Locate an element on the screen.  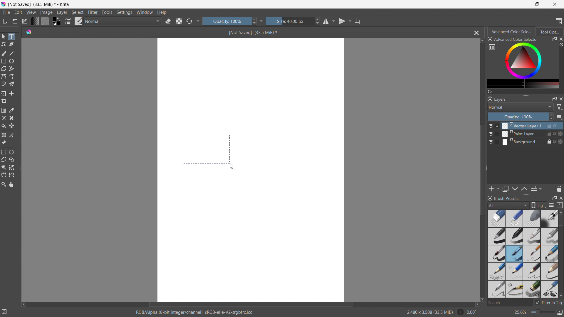
blending mode is located at coordinates (521, 107).